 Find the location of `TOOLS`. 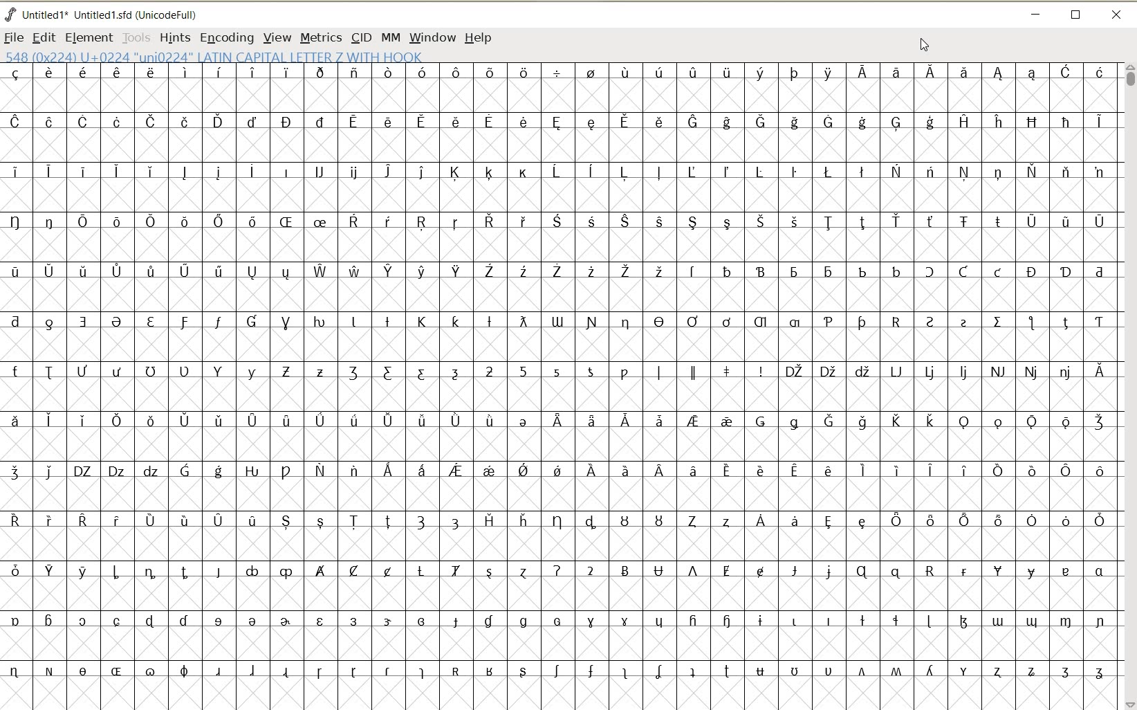

TOOLS is located at coordinates (135, 37).